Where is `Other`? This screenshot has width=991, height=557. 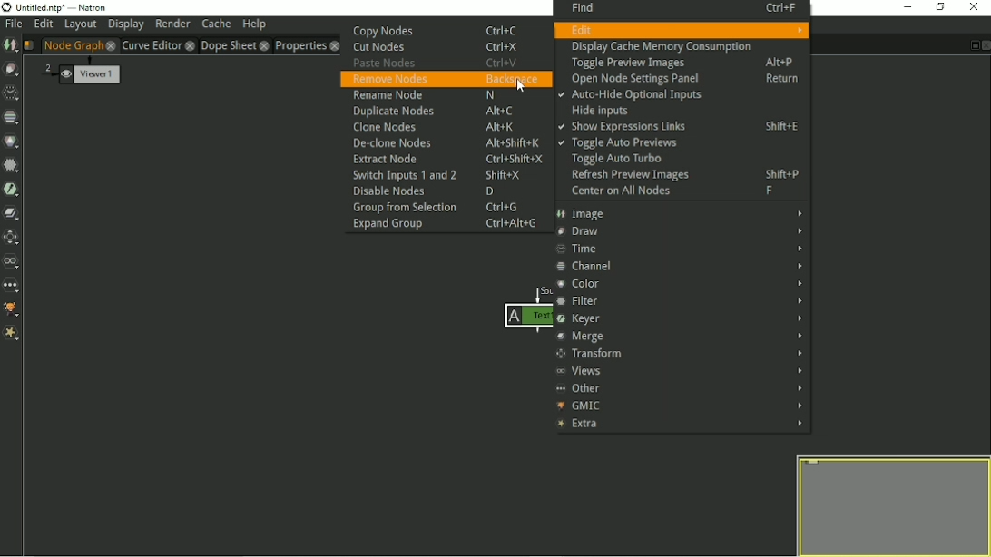 Other is located at coordinates (13, 285).